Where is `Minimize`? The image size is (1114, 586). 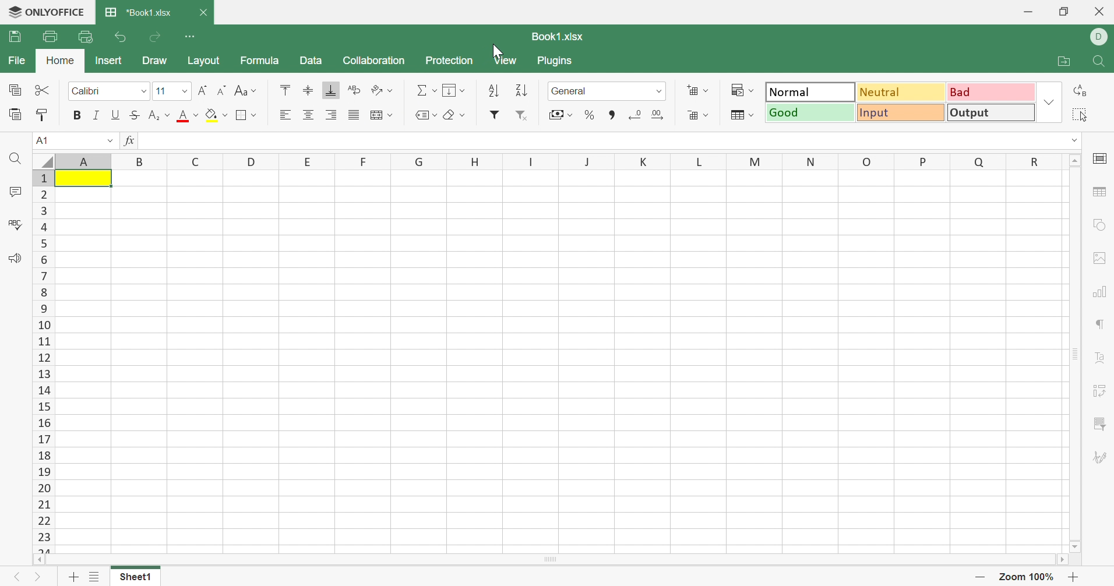 Minimize is located at coordinates (1027, 12).